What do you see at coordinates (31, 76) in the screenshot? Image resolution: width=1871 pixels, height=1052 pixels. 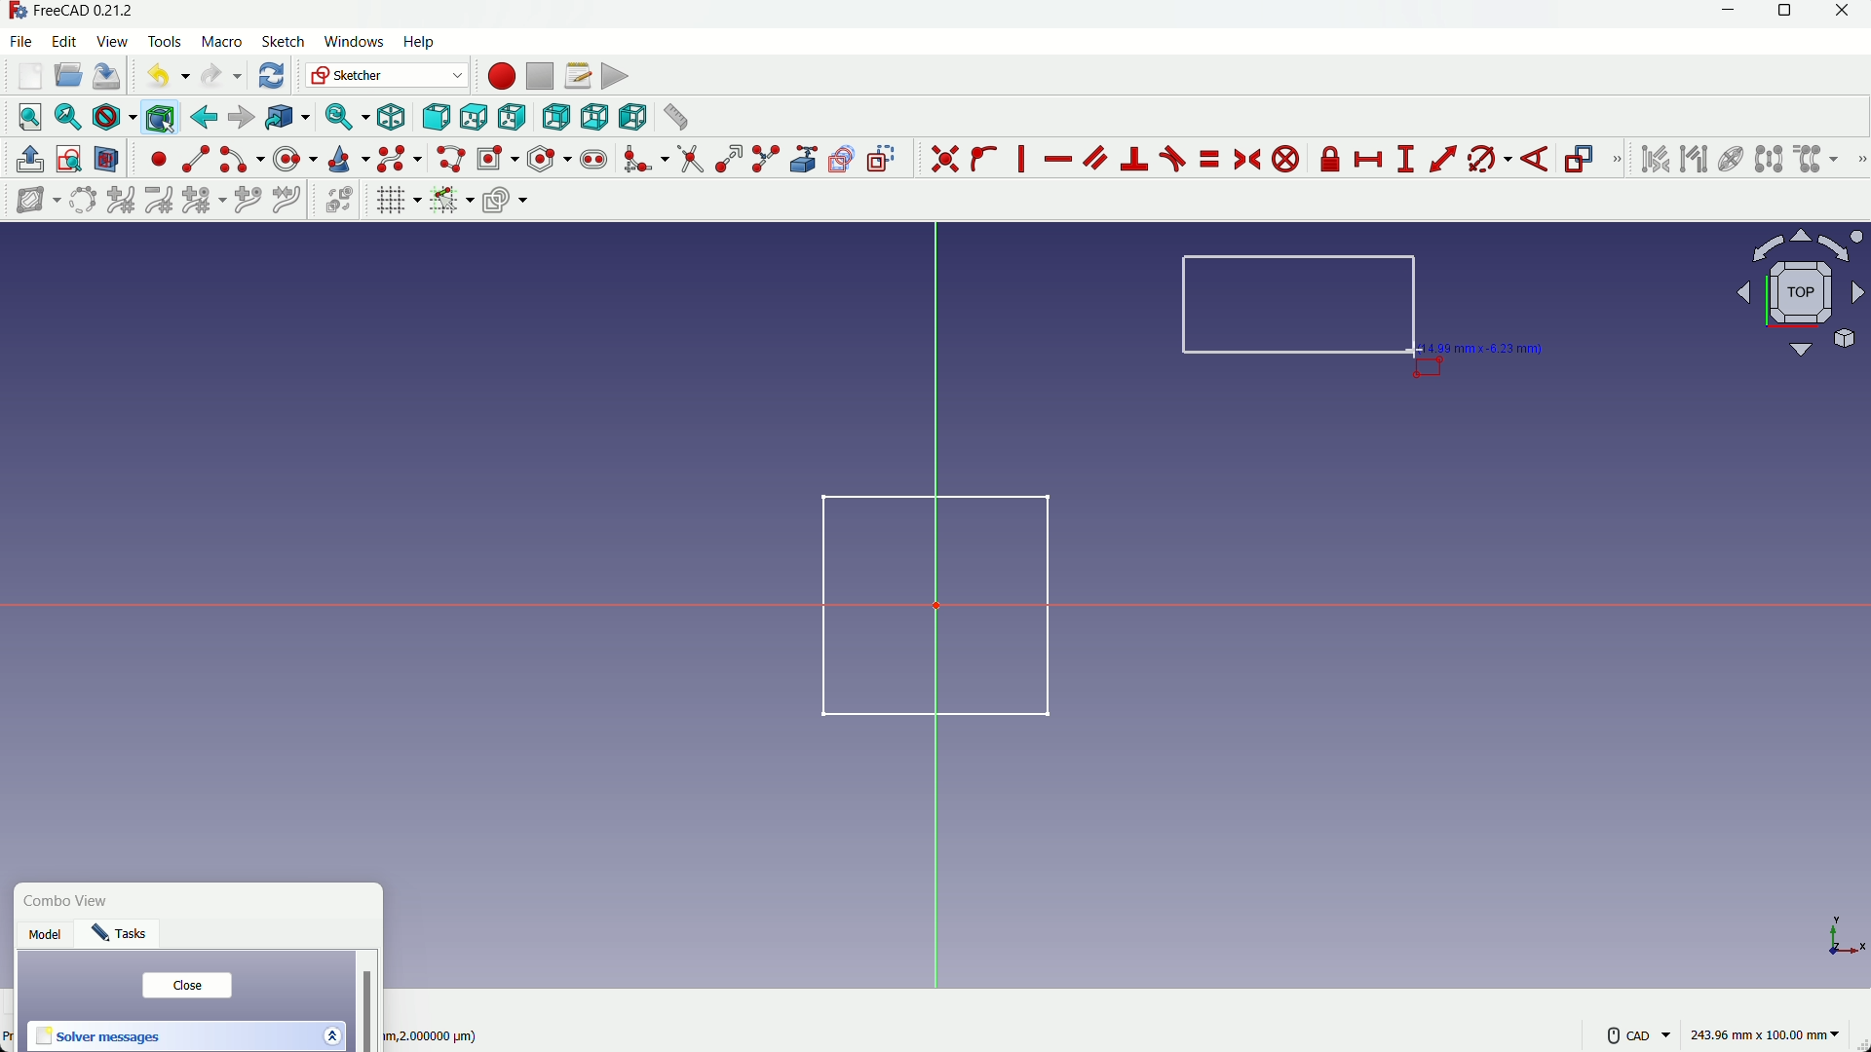 I see `new file` at bounding box center [31, 76].